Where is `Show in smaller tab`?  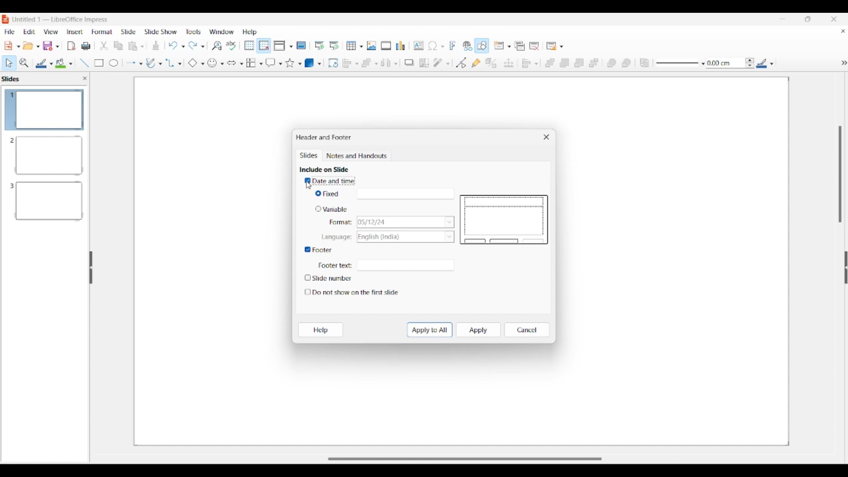
Show in smaller tab is located at coordinates (808, 19).